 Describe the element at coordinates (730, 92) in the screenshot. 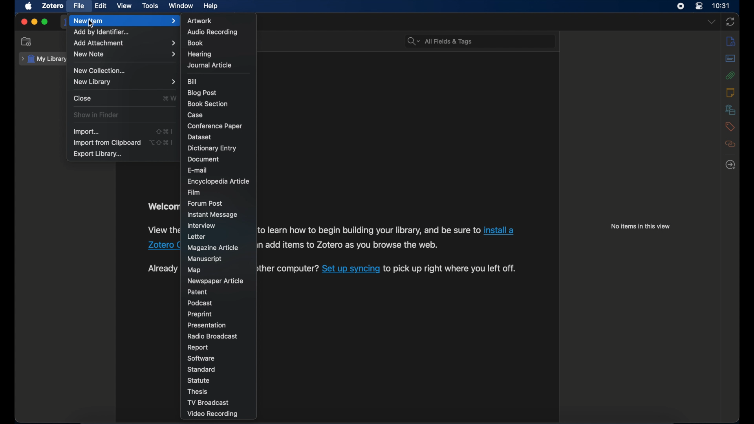

I see `notes` at that location.